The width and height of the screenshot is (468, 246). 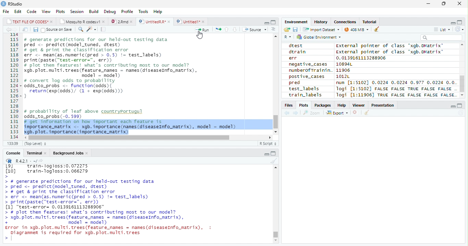 I want to click on Lol train-logloss:0.072275
[10]  train-logloss:0.066279, so click(x=47, y=171).